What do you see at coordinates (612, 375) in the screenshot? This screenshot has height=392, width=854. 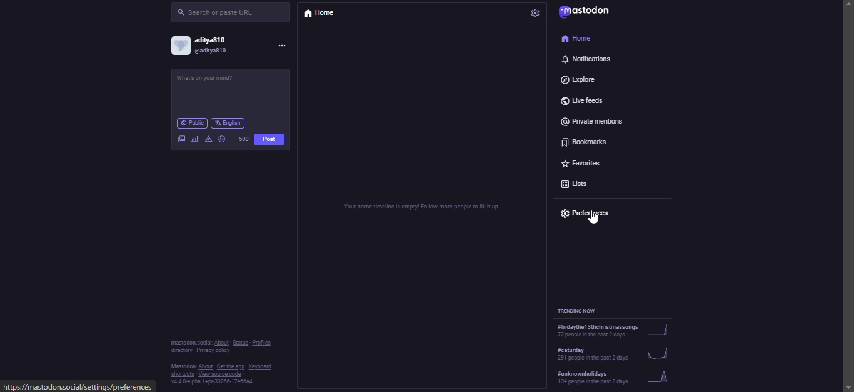 I see `trending` at bounding box center [612, 375].